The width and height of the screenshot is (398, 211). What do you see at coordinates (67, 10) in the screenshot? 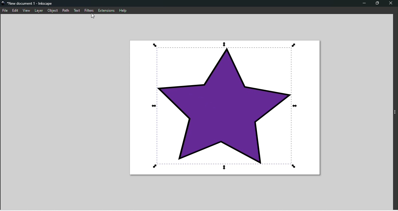
I see `Path` at bounding box center [67, 10].